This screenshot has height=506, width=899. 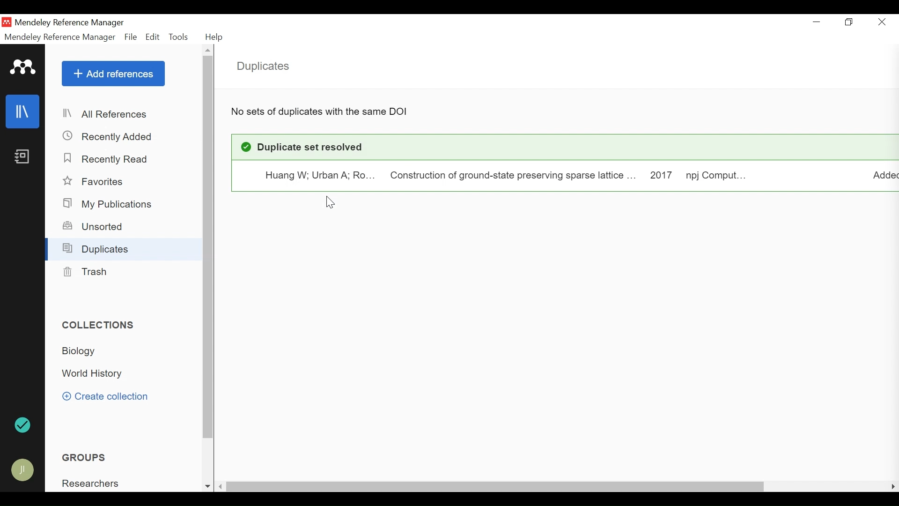 What do you see at coordinates (91, 483) in the screenshot?
I see `Group` at bounding box center [91, 483].